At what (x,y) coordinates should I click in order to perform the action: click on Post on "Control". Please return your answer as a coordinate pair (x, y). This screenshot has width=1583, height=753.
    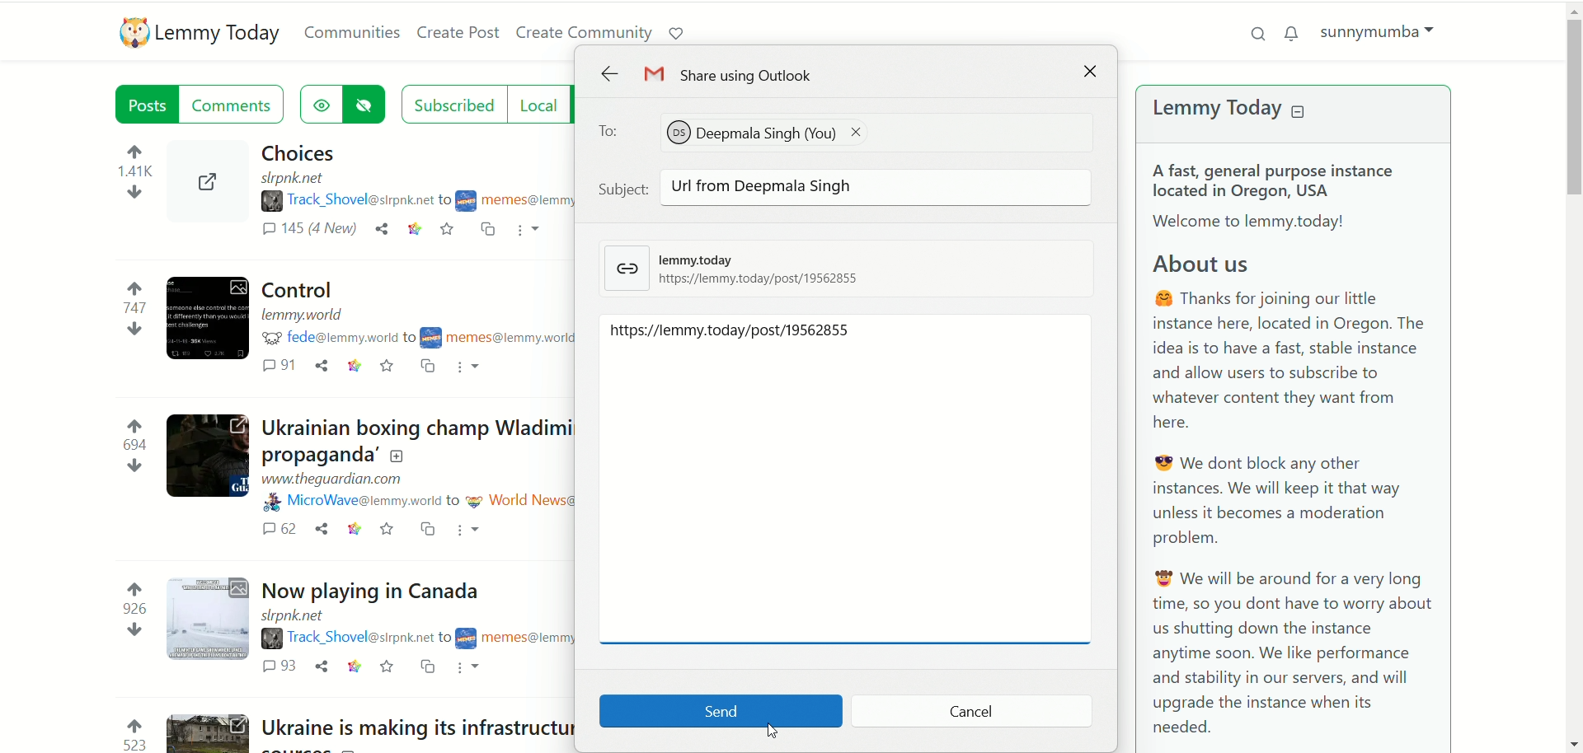
    Looking at the image, I should click on (304, 289).